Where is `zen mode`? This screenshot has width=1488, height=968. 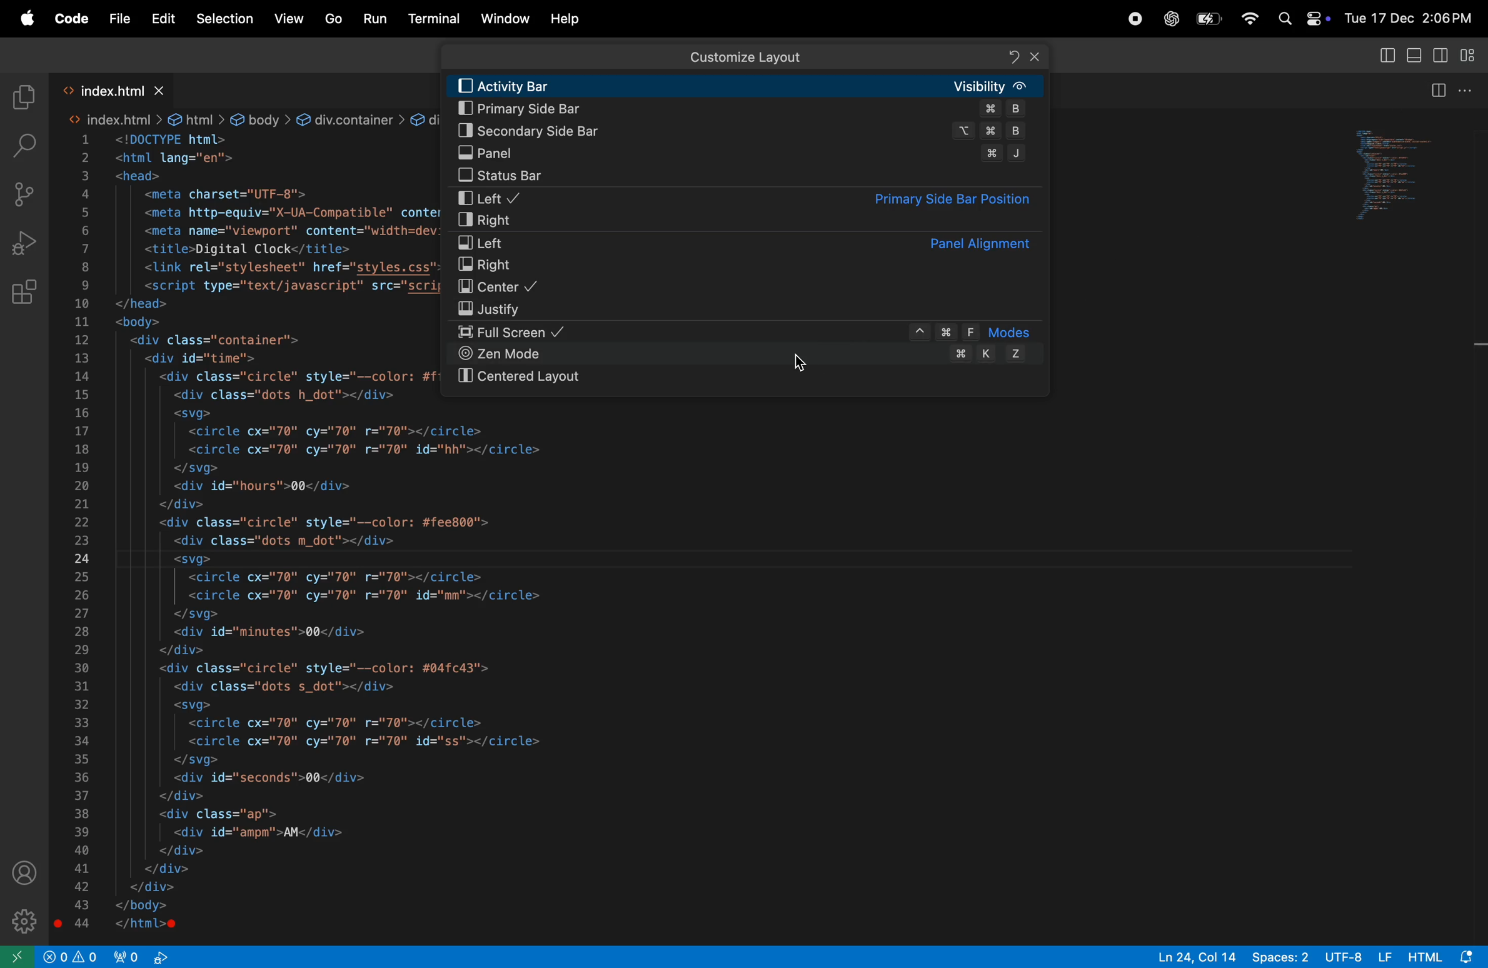 zen mode is located at coordinates (748, 354).